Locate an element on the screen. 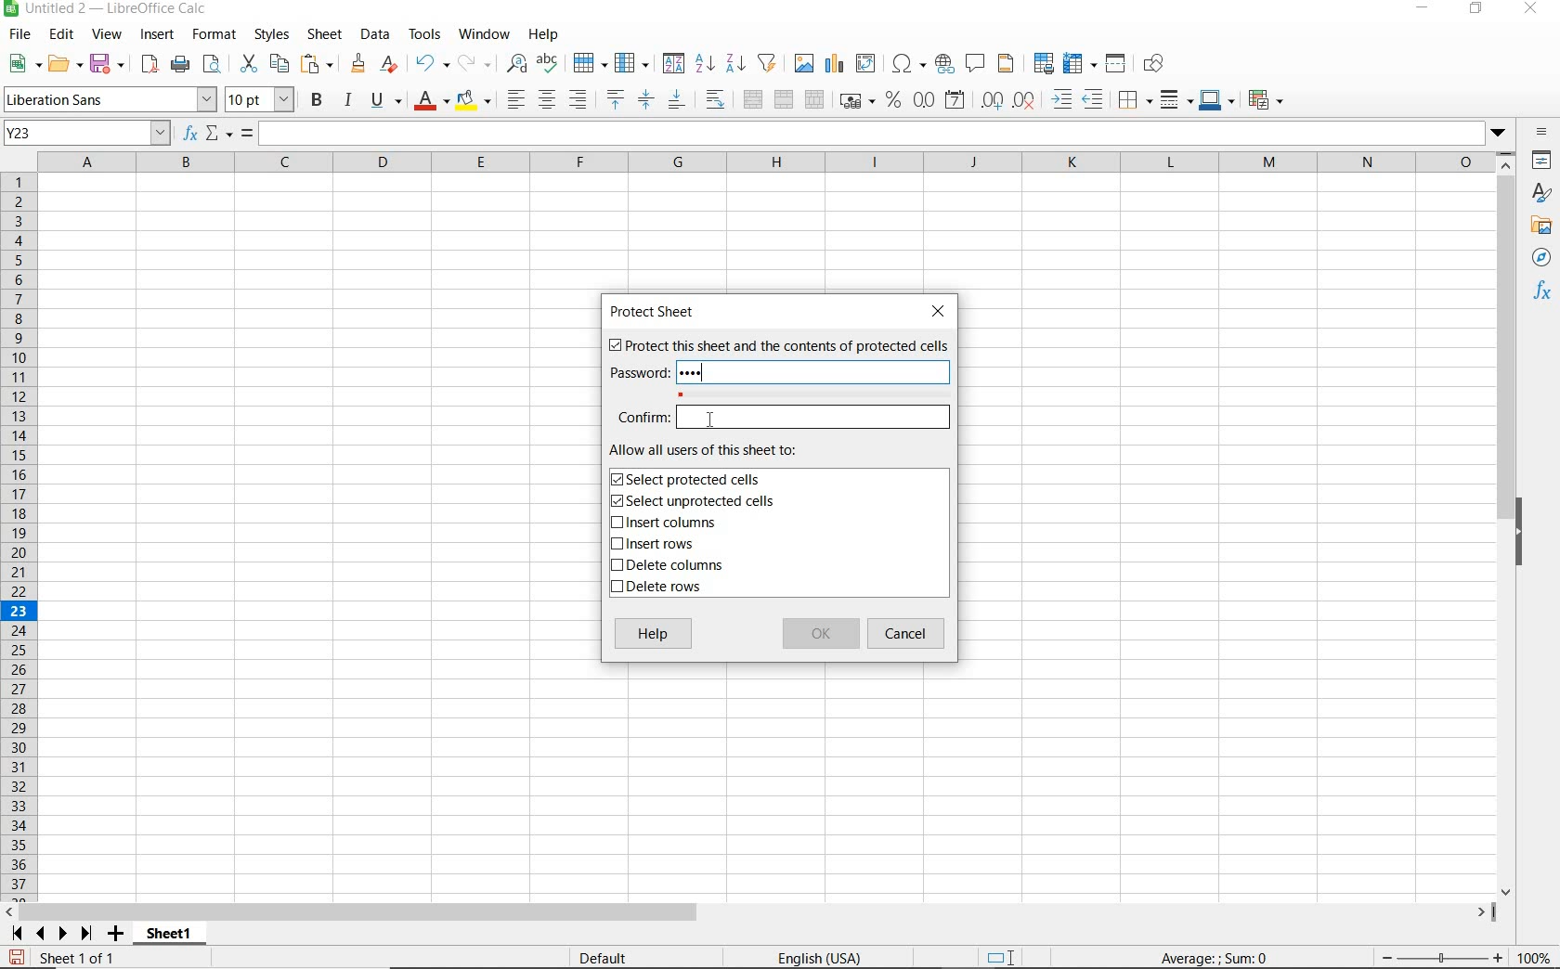 The width and height of the screenshot is (1560, 969). password is located at coordinates (636, 373).